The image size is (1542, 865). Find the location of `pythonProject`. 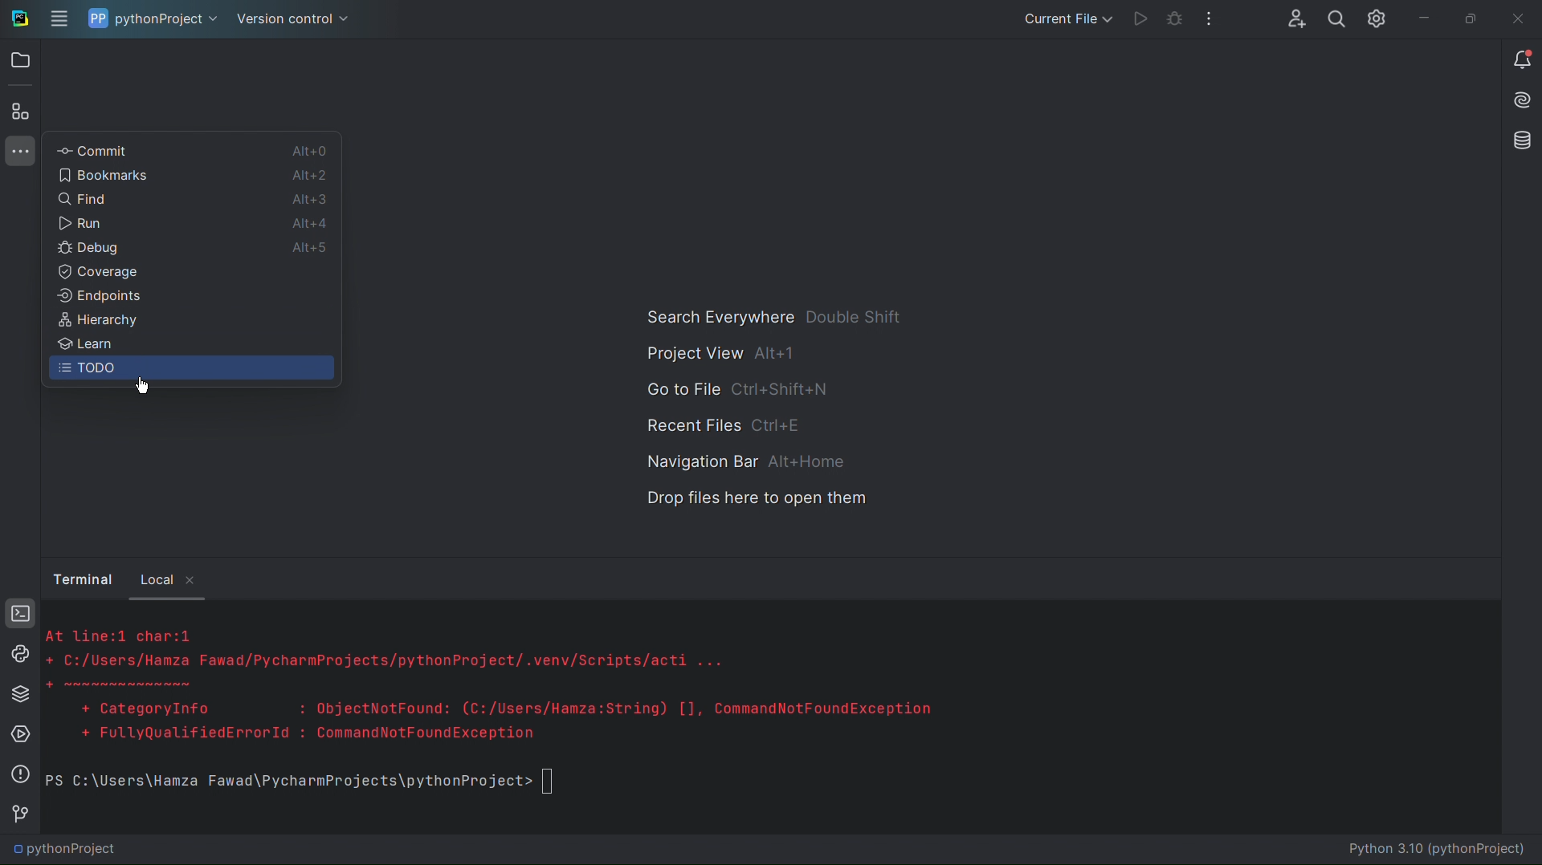

pythonProject is located at coordinates (68, 852).